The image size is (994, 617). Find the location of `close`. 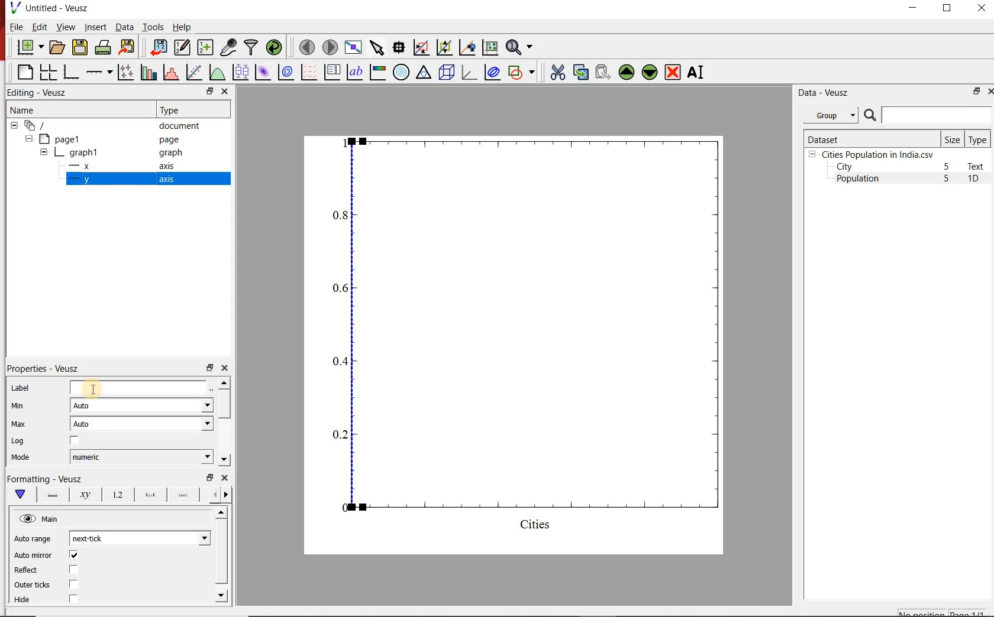

close is located at coordinates (224, 368).